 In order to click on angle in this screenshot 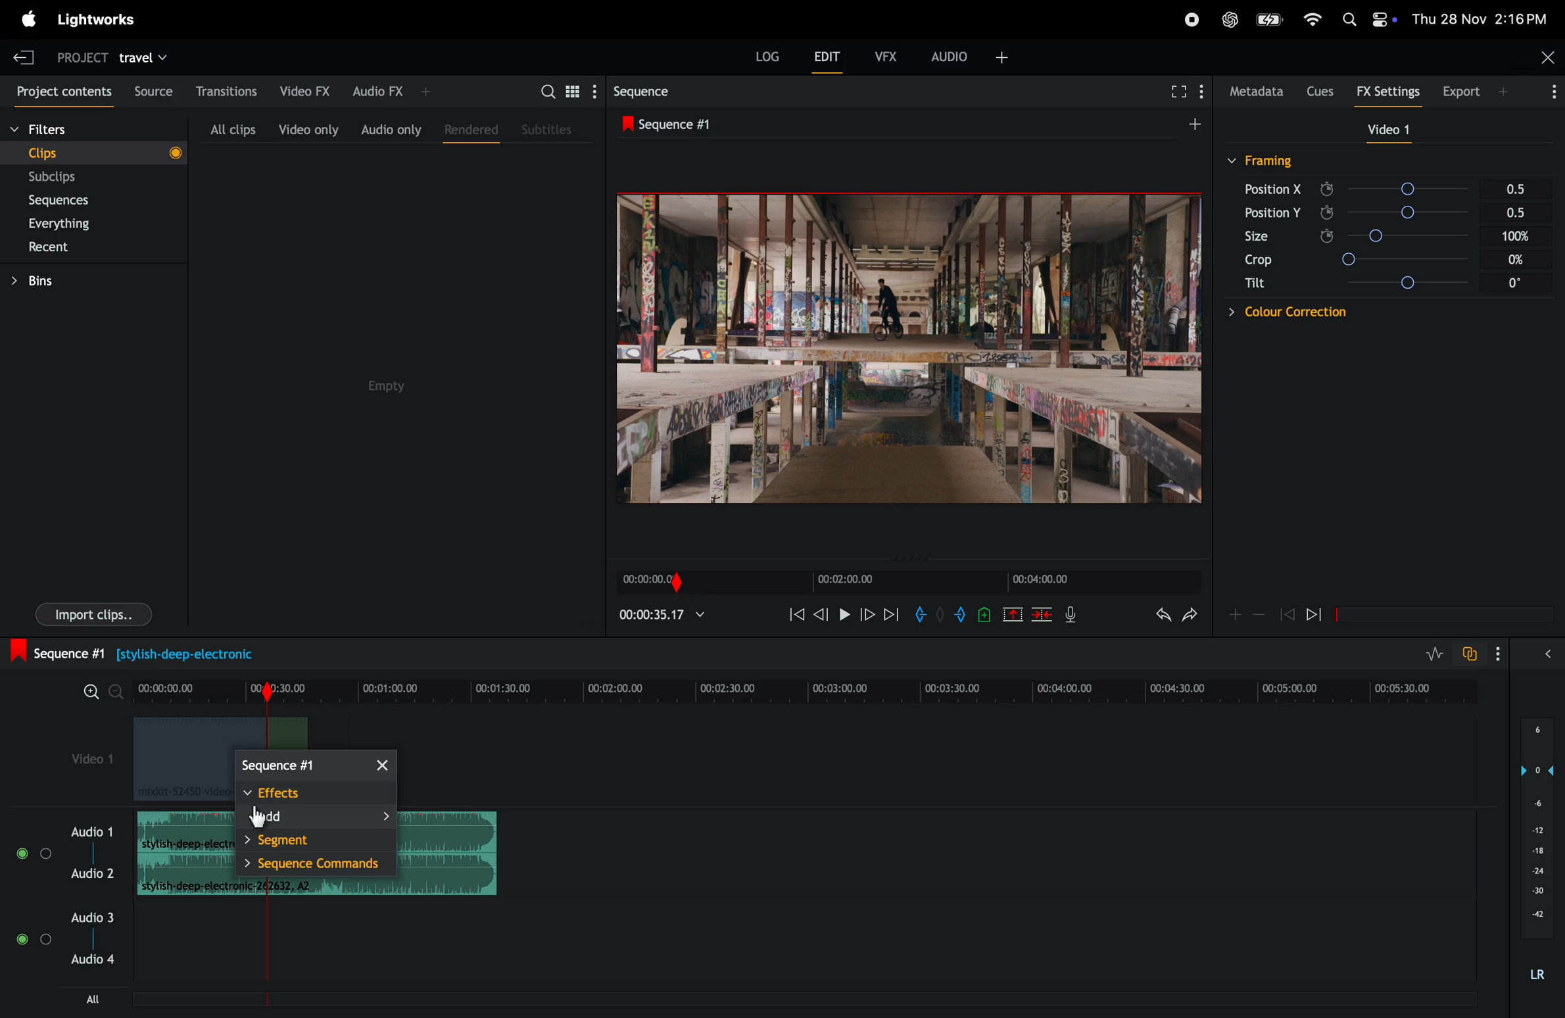, I will do `click(1430, 214)`.